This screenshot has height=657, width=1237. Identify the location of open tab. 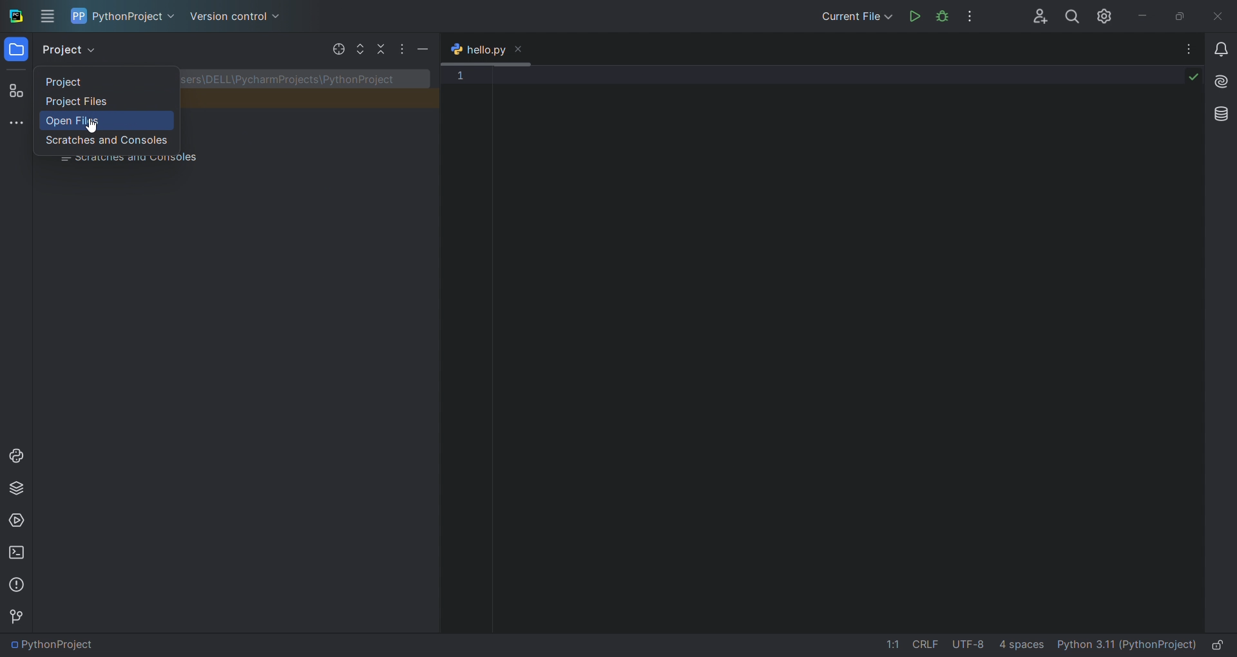
(492, 49).